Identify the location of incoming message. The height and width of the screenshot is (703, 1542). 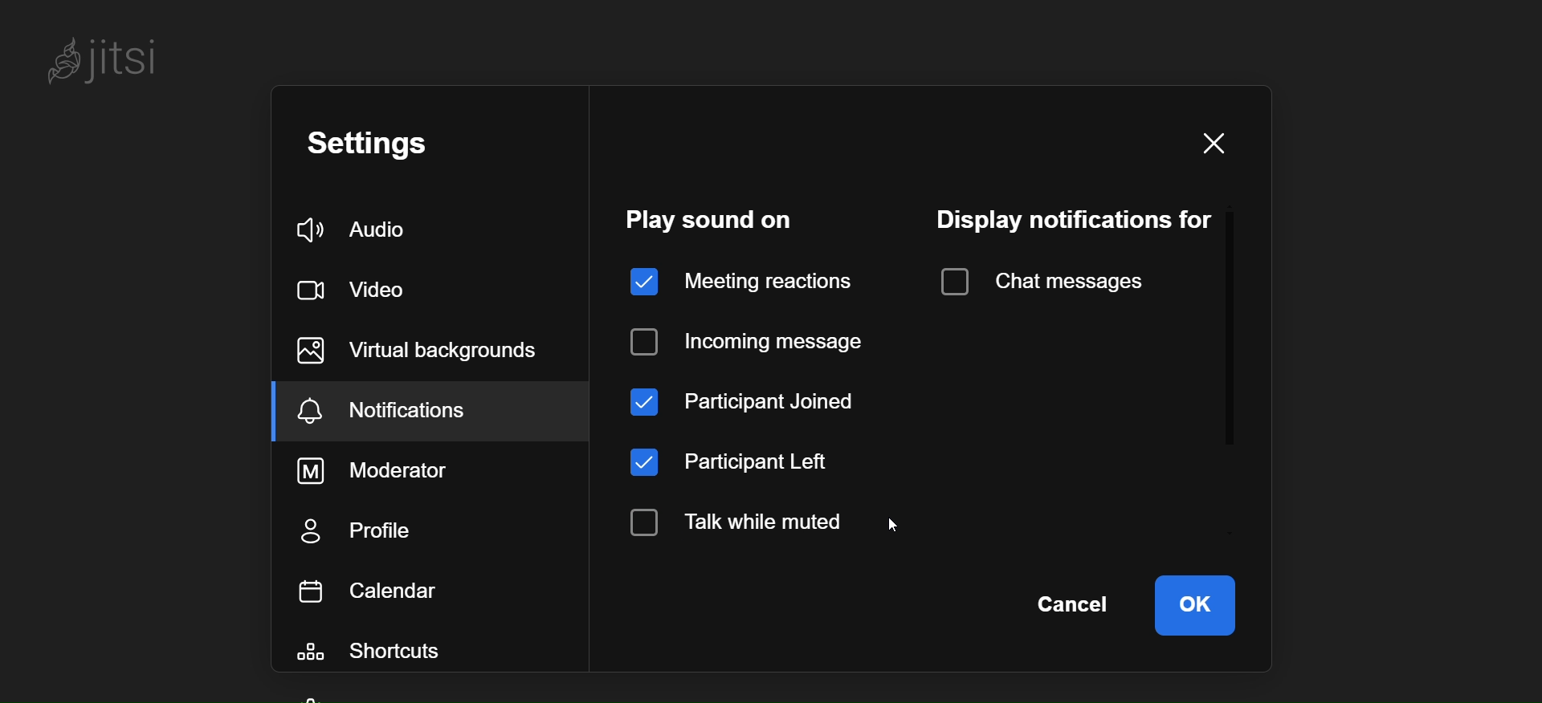
(751, 335).